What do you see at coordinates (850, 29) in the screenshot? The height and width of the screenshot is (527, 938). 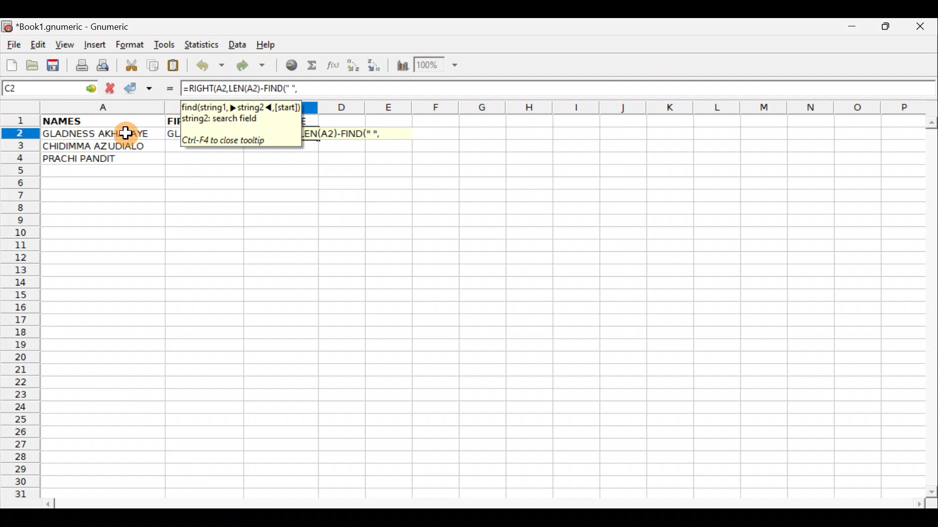 I see `Minimize` at bounding box center [850, 29].